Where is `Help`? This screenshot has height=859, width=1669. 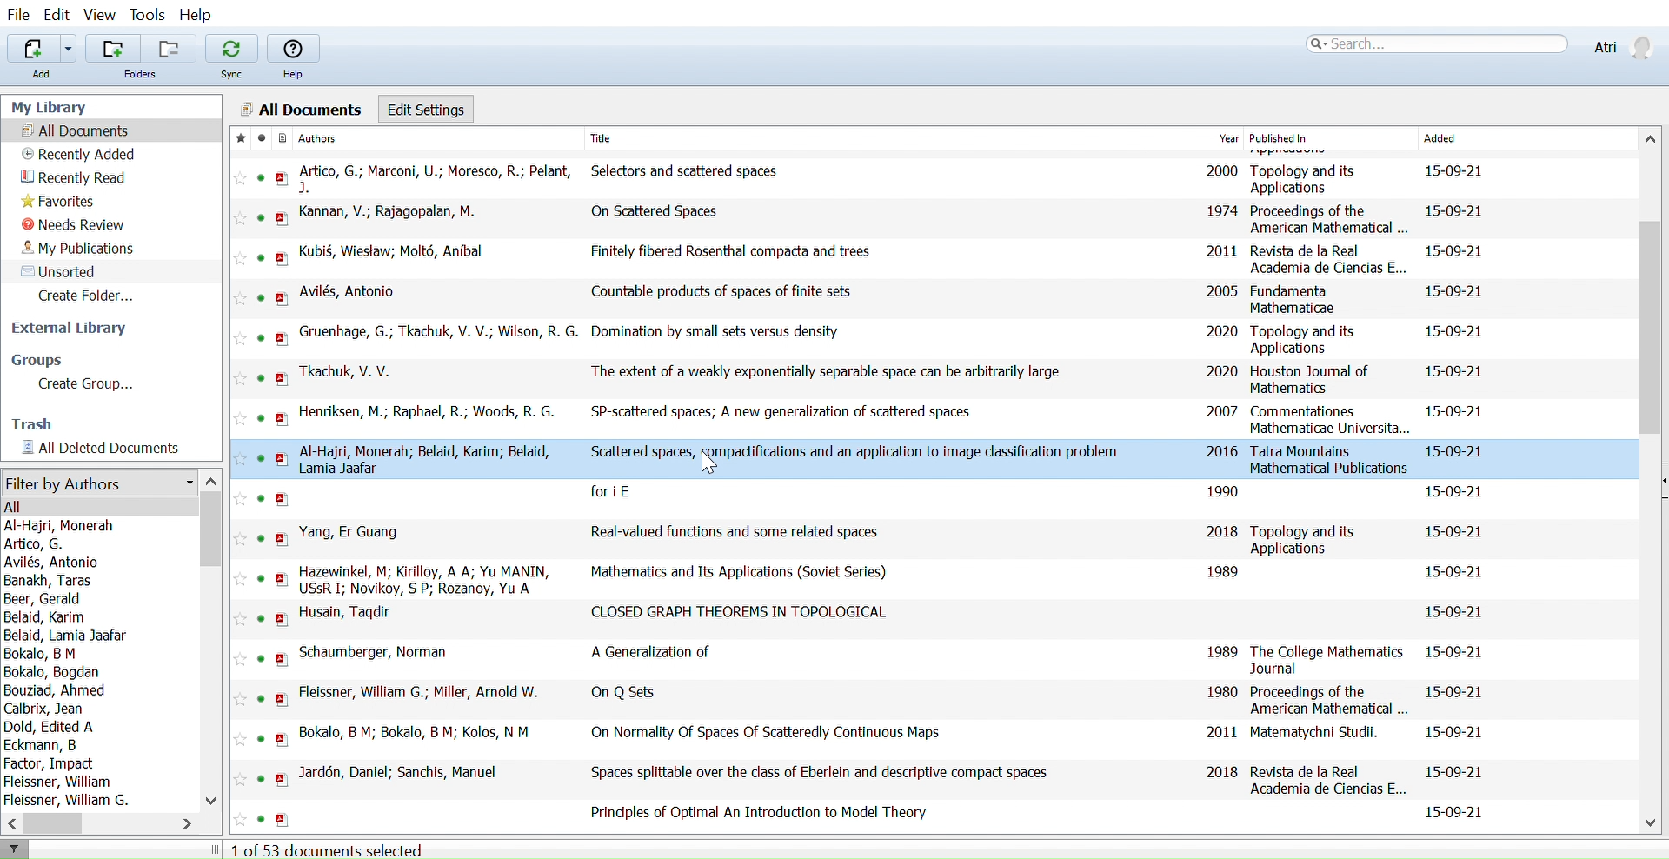
Help is located at coordinates (293, 58).